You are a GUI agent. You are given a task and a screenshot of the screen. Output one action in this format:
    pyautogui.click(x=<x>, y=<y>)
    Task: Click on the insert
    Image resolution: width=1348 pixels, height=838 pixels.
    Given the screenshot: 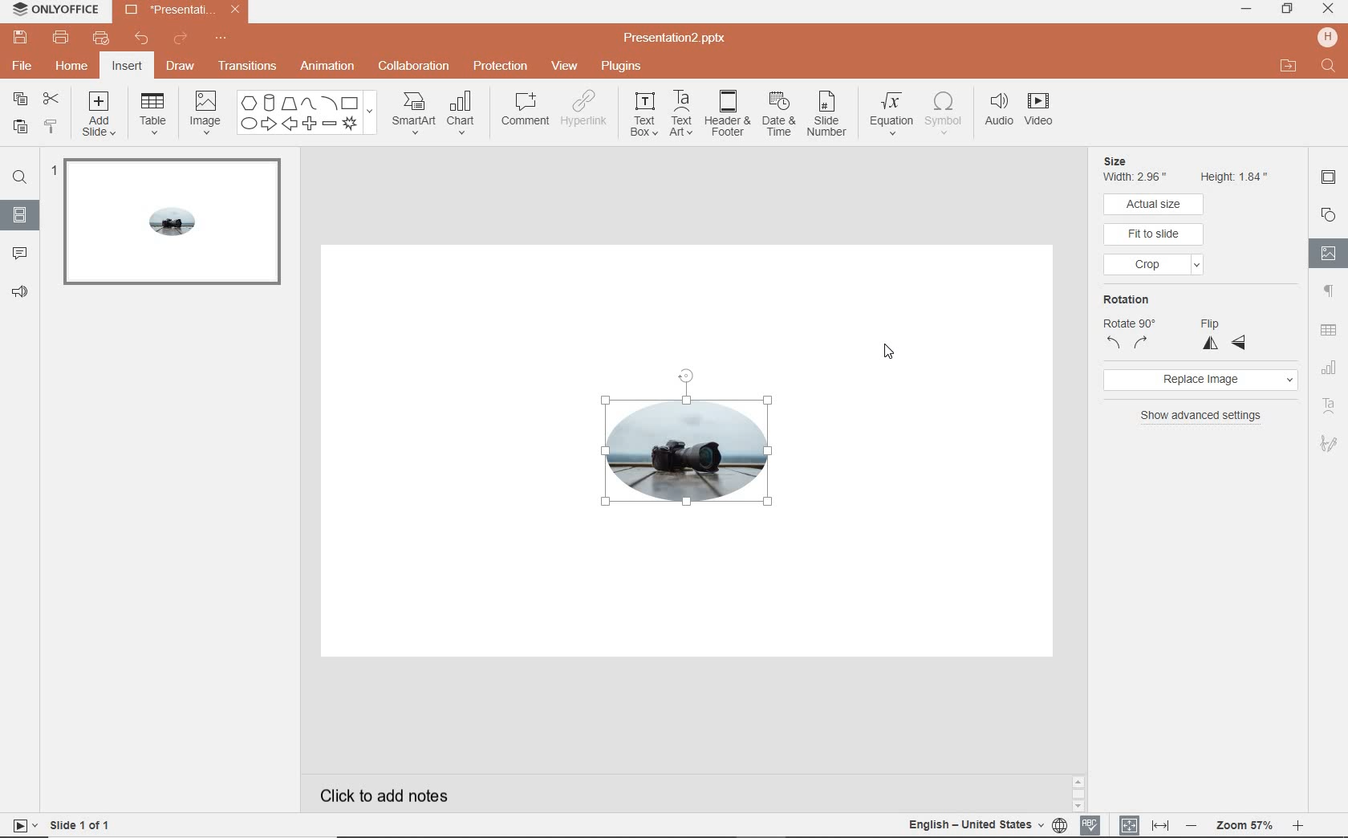 What is the action you would take?
    pyautogui.click(x=128, y=66)
    